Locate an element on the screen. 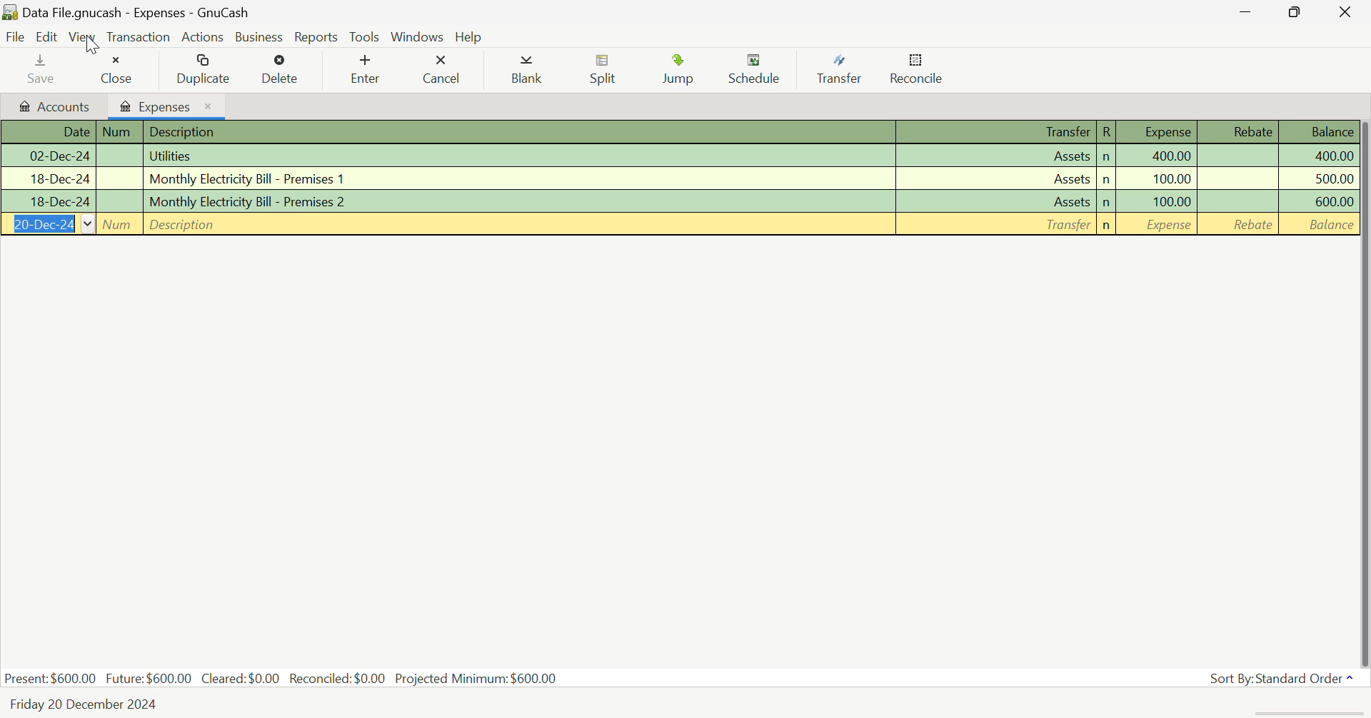  Schedule is located at coordinates (761, 71).